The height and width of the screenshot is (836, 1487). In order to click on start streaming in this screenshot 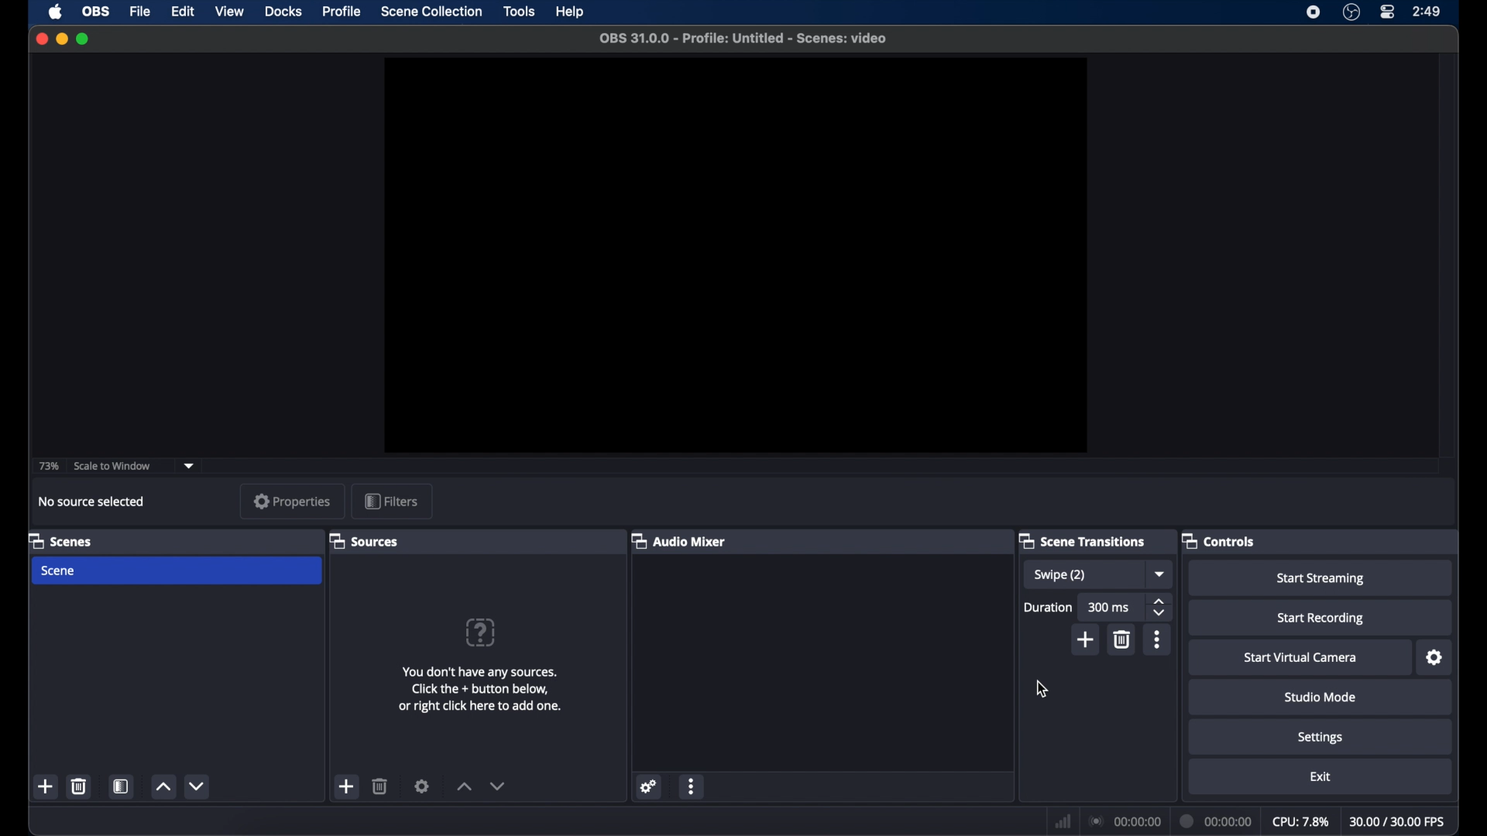, I will do `click(1320, 578)`.